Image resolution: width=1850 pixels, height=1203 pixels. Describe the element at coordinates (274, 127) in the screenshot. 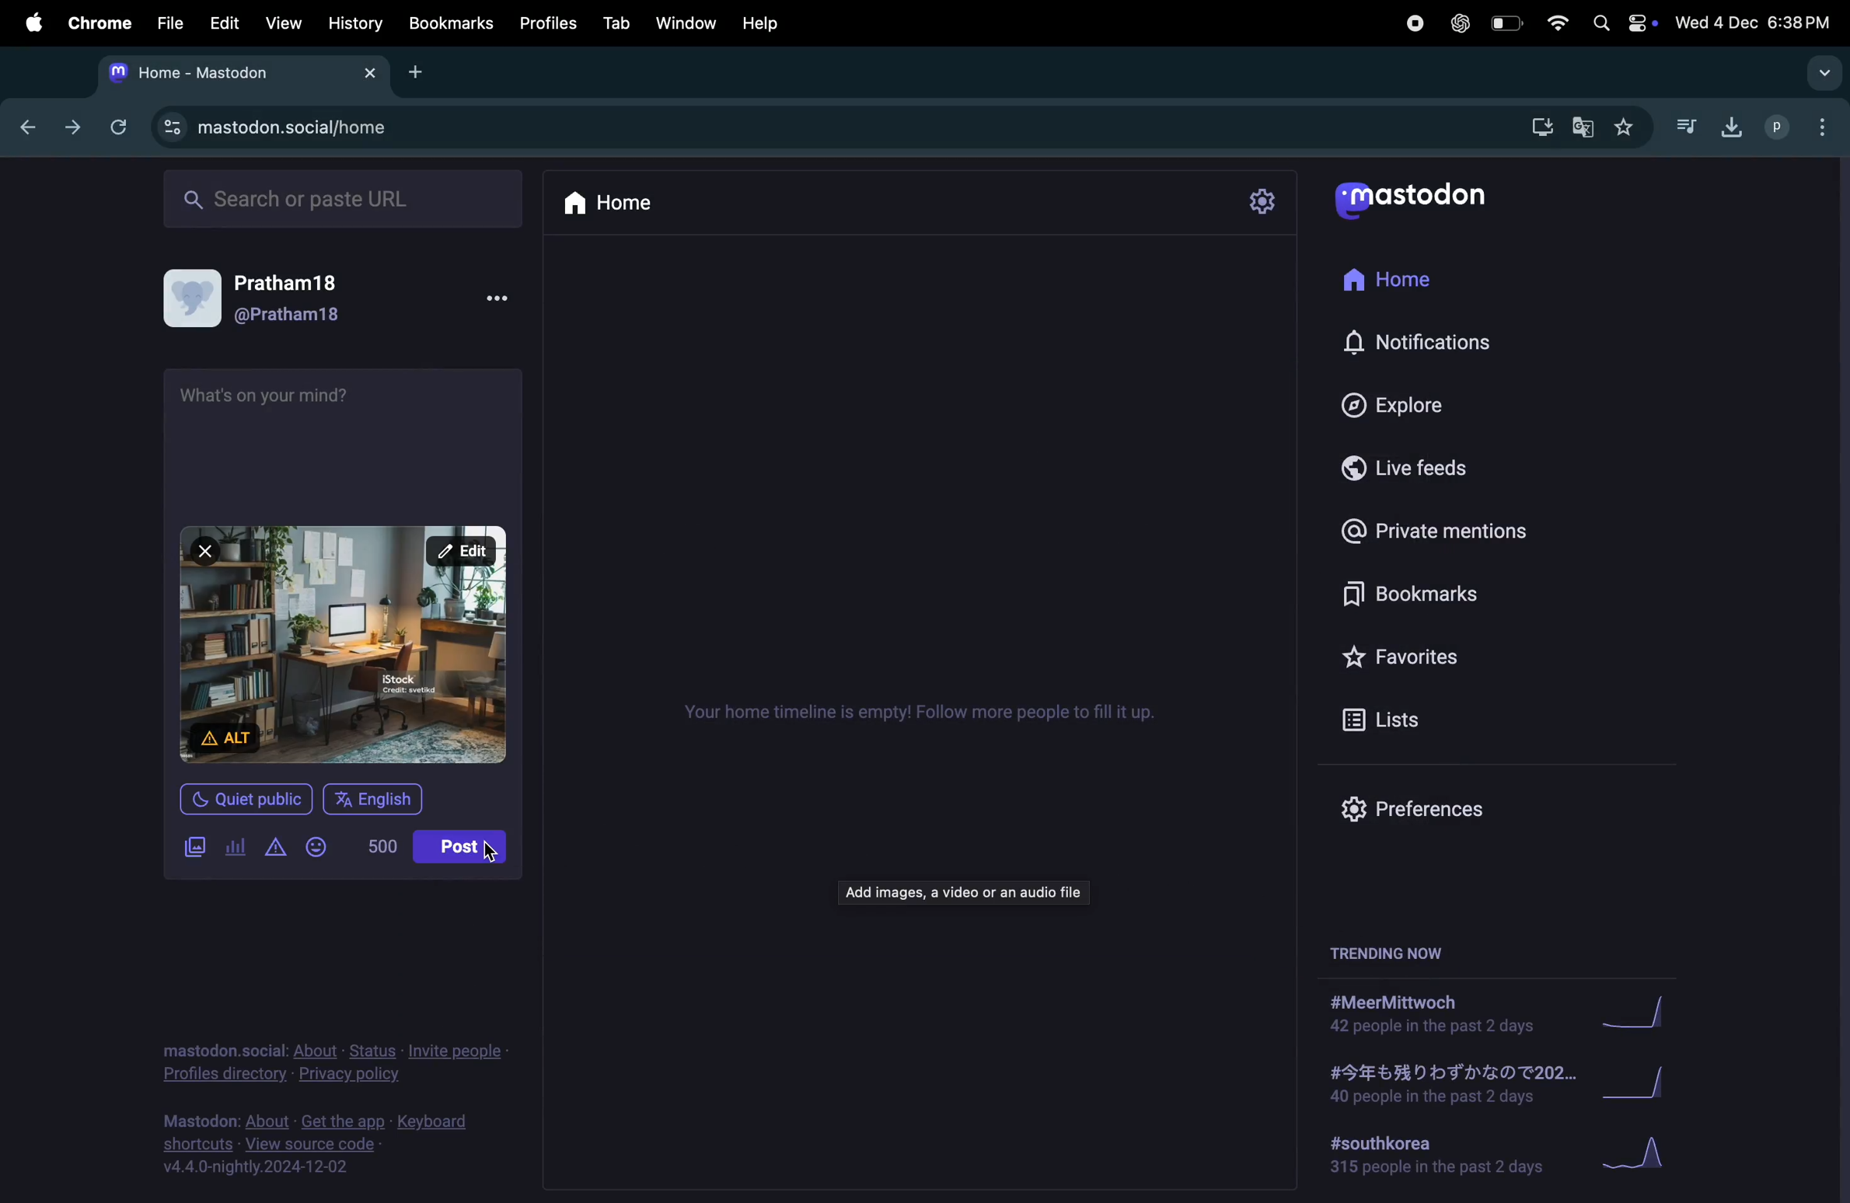

I see `mastodon url` at that location.